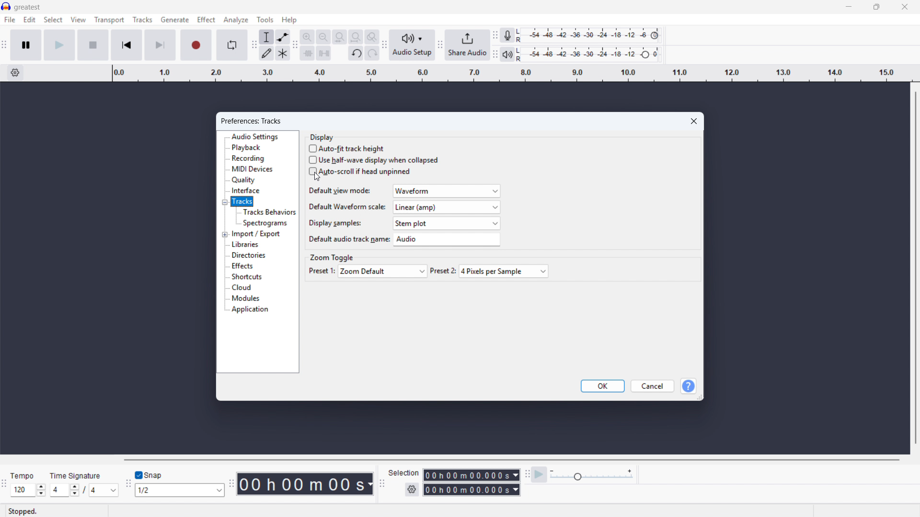 The image size is (920, 517). I want to click on Tracks , so click(242, 202).